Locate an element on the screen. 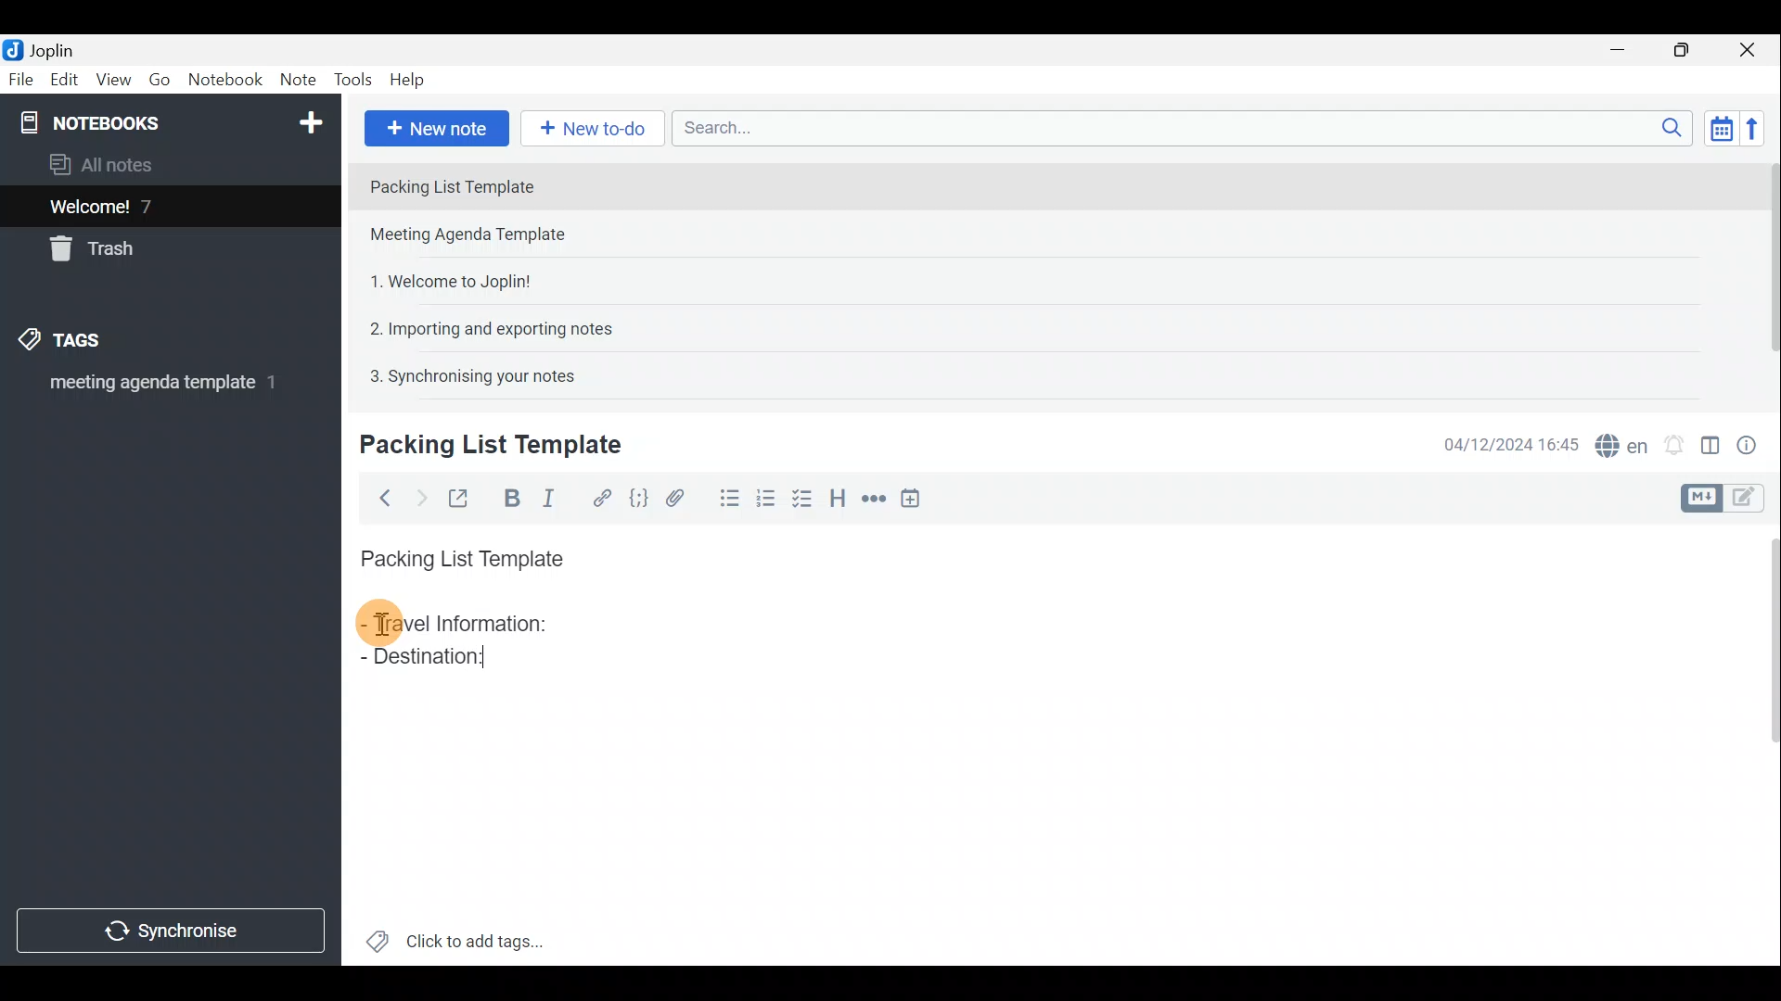  Note 1 is located at coordinates (519, 184).